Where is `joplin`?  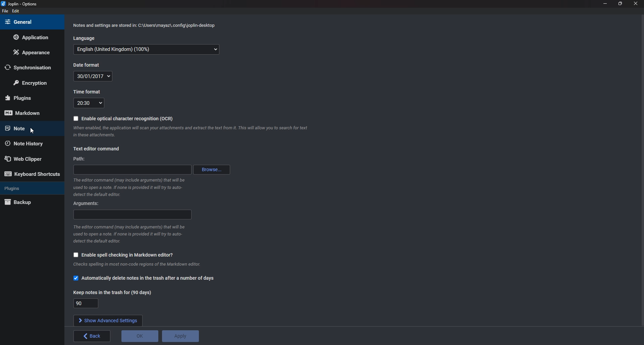 joplin is located at coordinates (23, 4).